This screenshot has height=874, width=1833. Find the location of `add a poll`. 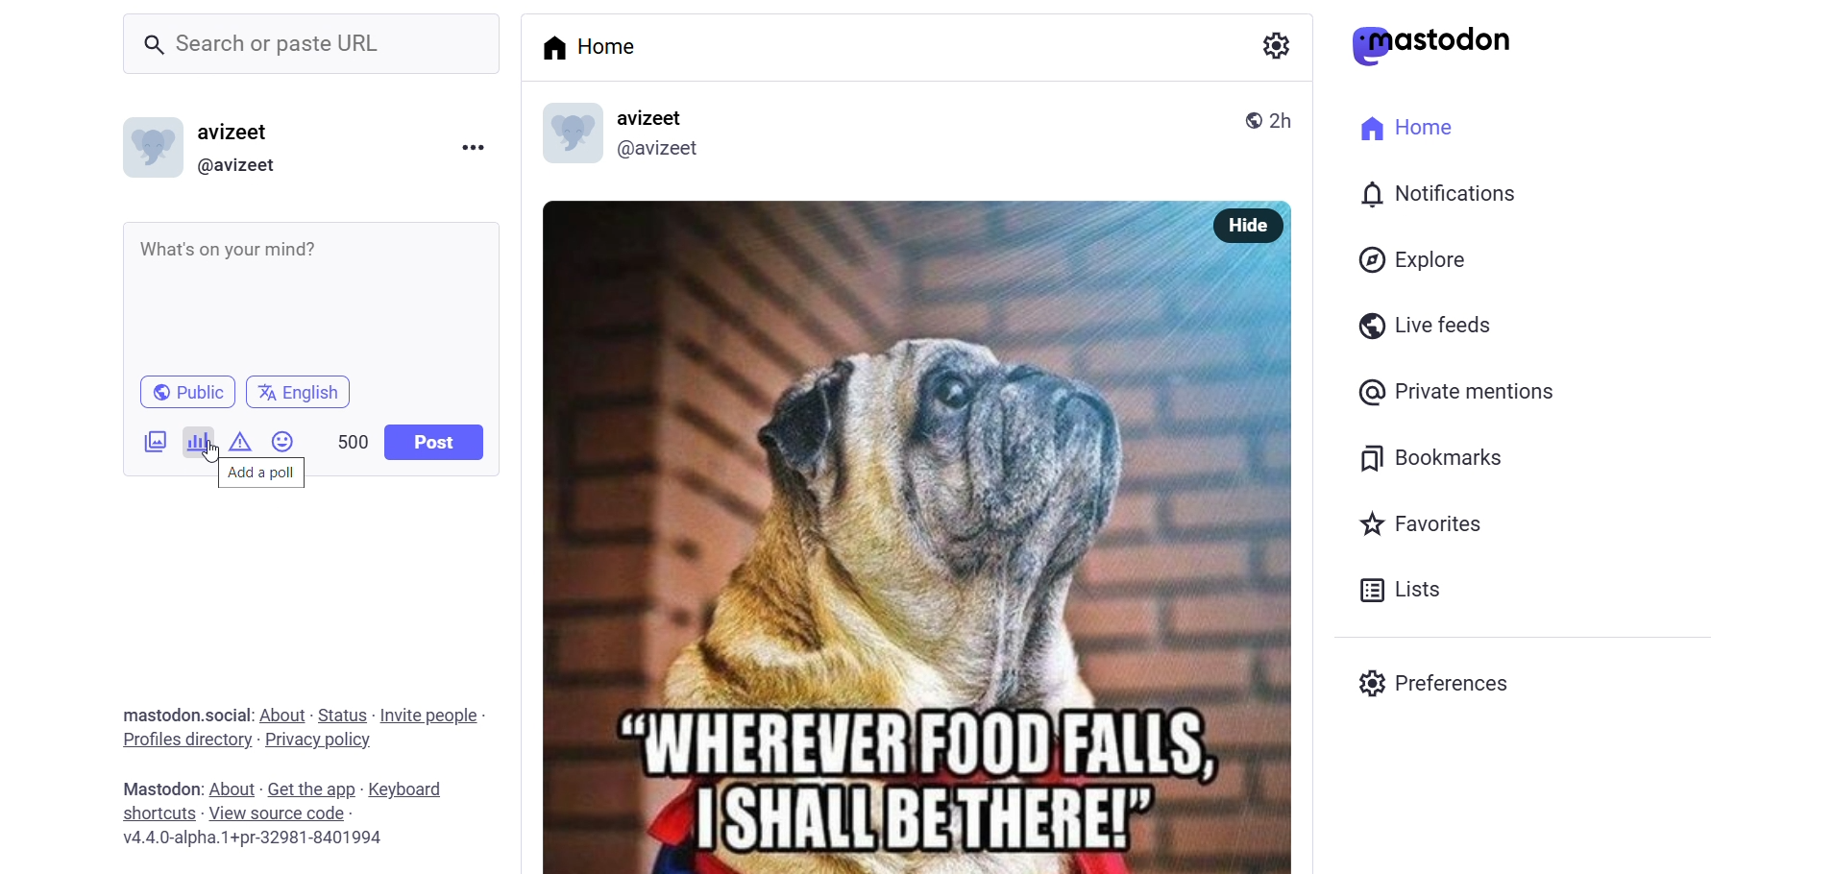

add a poll is located at coordinates (266, 475).